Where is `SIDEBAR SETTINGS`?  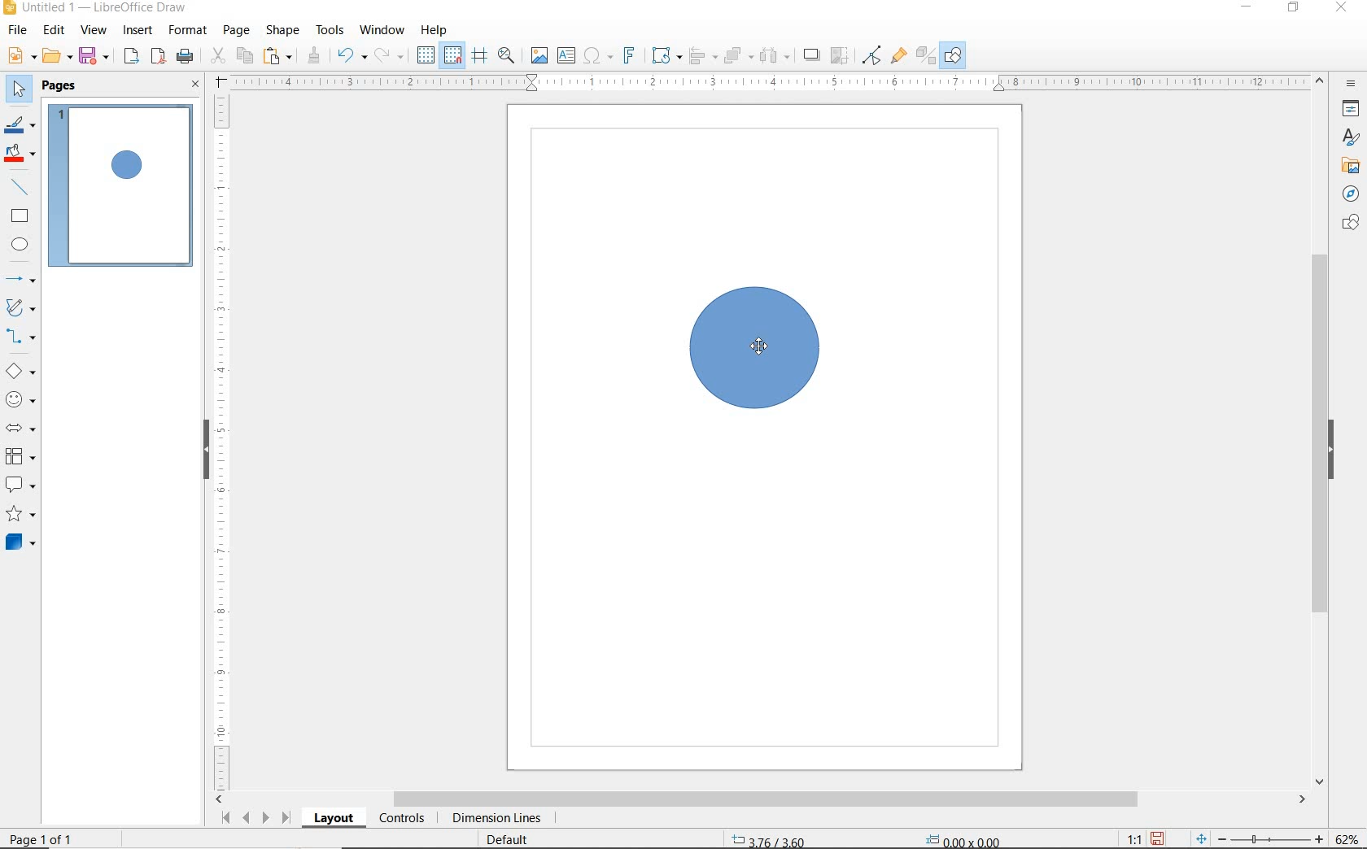 SIDEBAR SETTINGS is located at coordinates (1352, 83).